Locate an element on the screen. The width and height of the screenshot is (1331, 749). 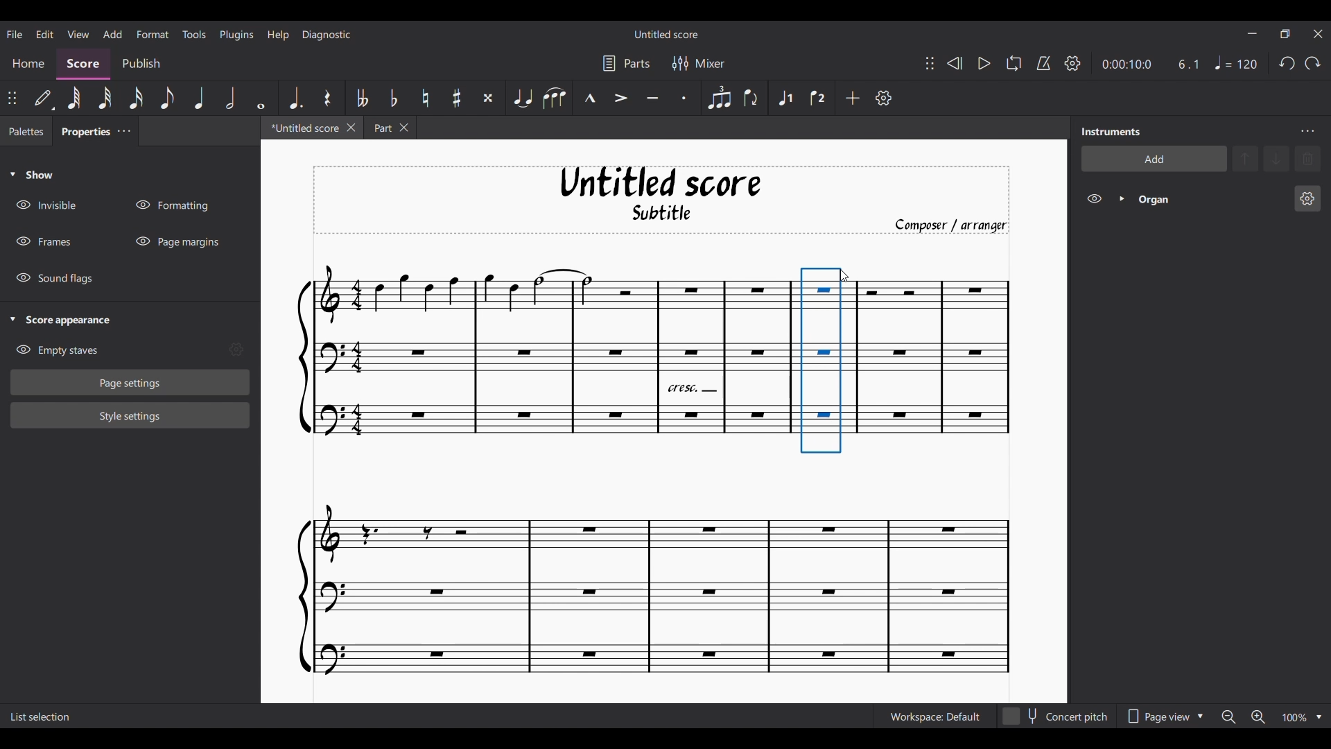
Edit menu is located at coordinates (44, 33).